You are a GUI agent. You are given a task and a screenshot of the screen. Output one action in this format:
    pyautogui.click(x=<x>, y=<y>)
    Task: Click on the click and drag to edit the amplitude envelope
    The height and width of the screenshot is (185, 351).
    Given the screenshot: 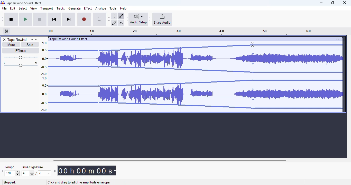 What is the action you would take?
    pyautogui.click(x=79, y=182)
    